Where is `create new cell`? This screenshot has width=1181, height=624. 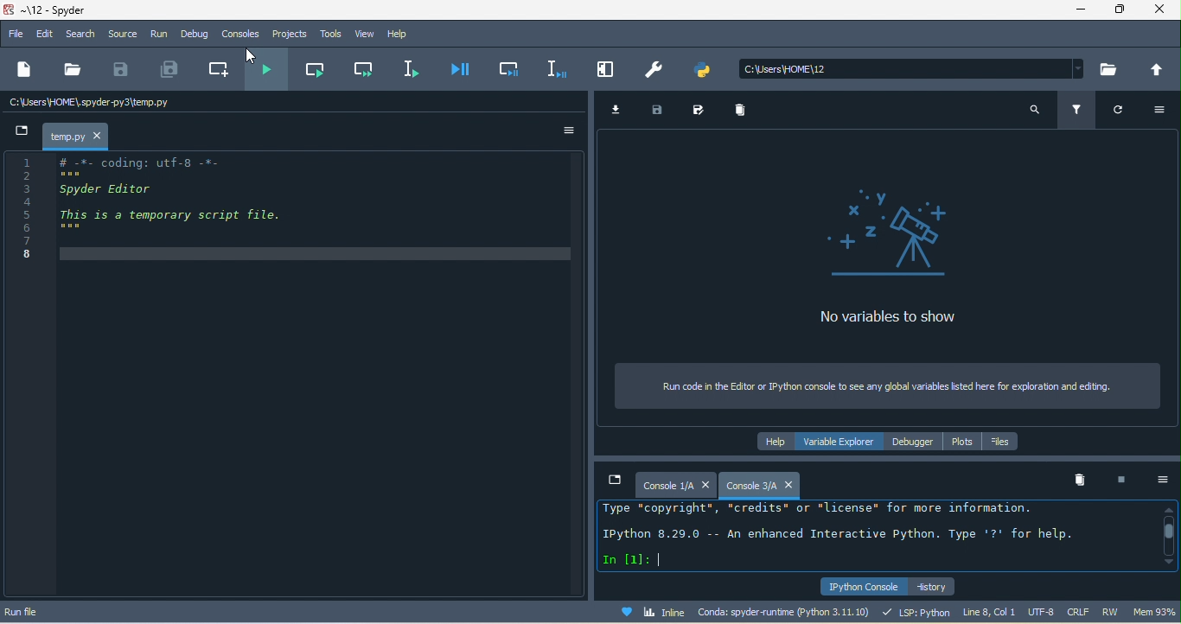
create new cell is located at coordinates (218, 70).